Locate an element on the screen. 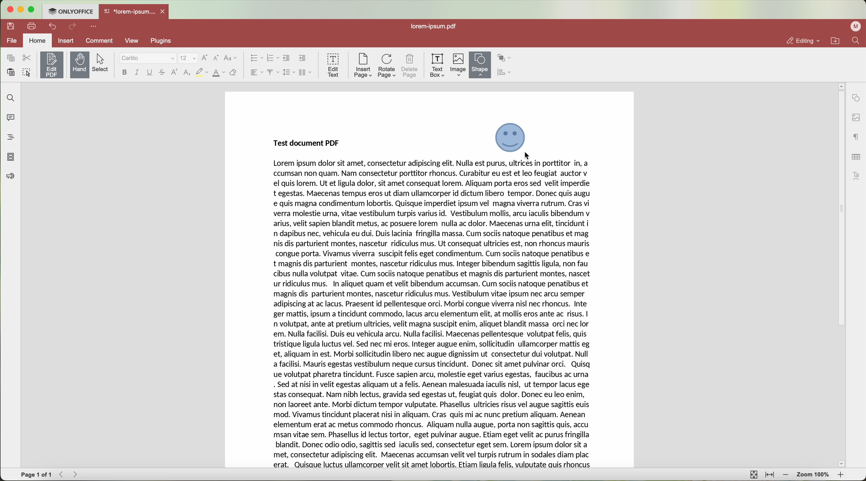  subscript is located at coordinates (187, 73).